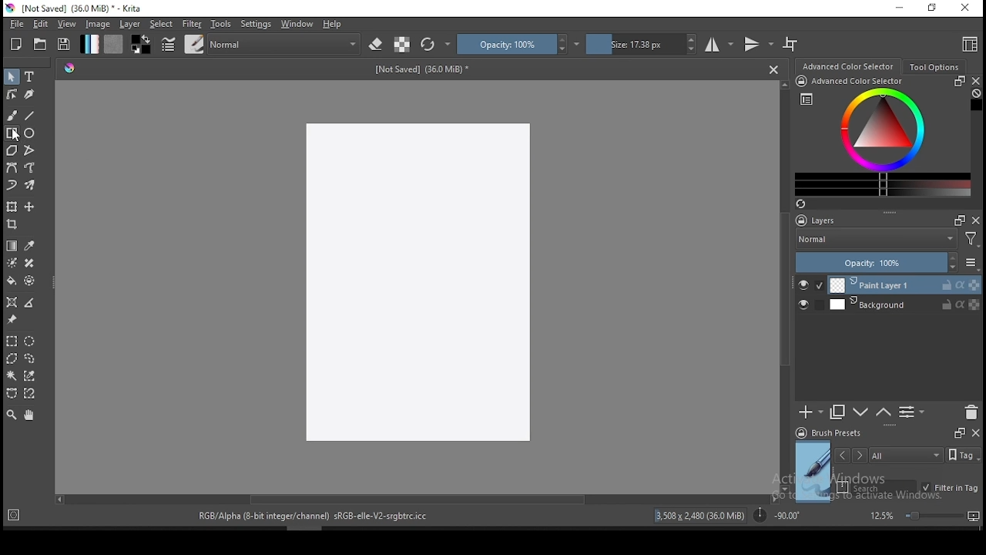 Image resolution: width=986 pixels, height=555 pixels. What do you see at coordinates (30, 132) in the screenshot?
I see `ellipse tool` at bounding box center [30, 132].